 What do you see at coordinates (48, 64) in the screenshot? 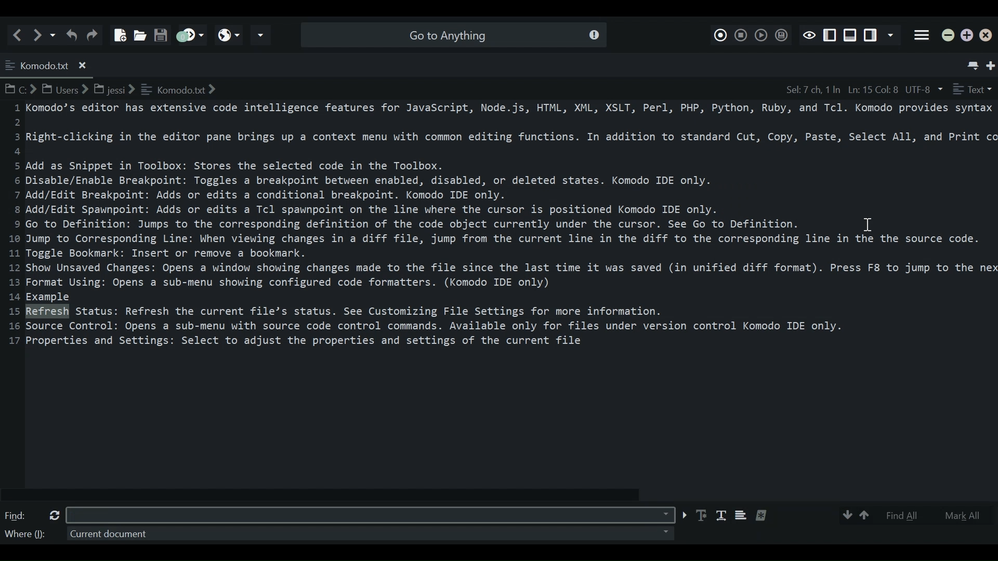
I see `Current Tab` at bounding box center [48, 64].